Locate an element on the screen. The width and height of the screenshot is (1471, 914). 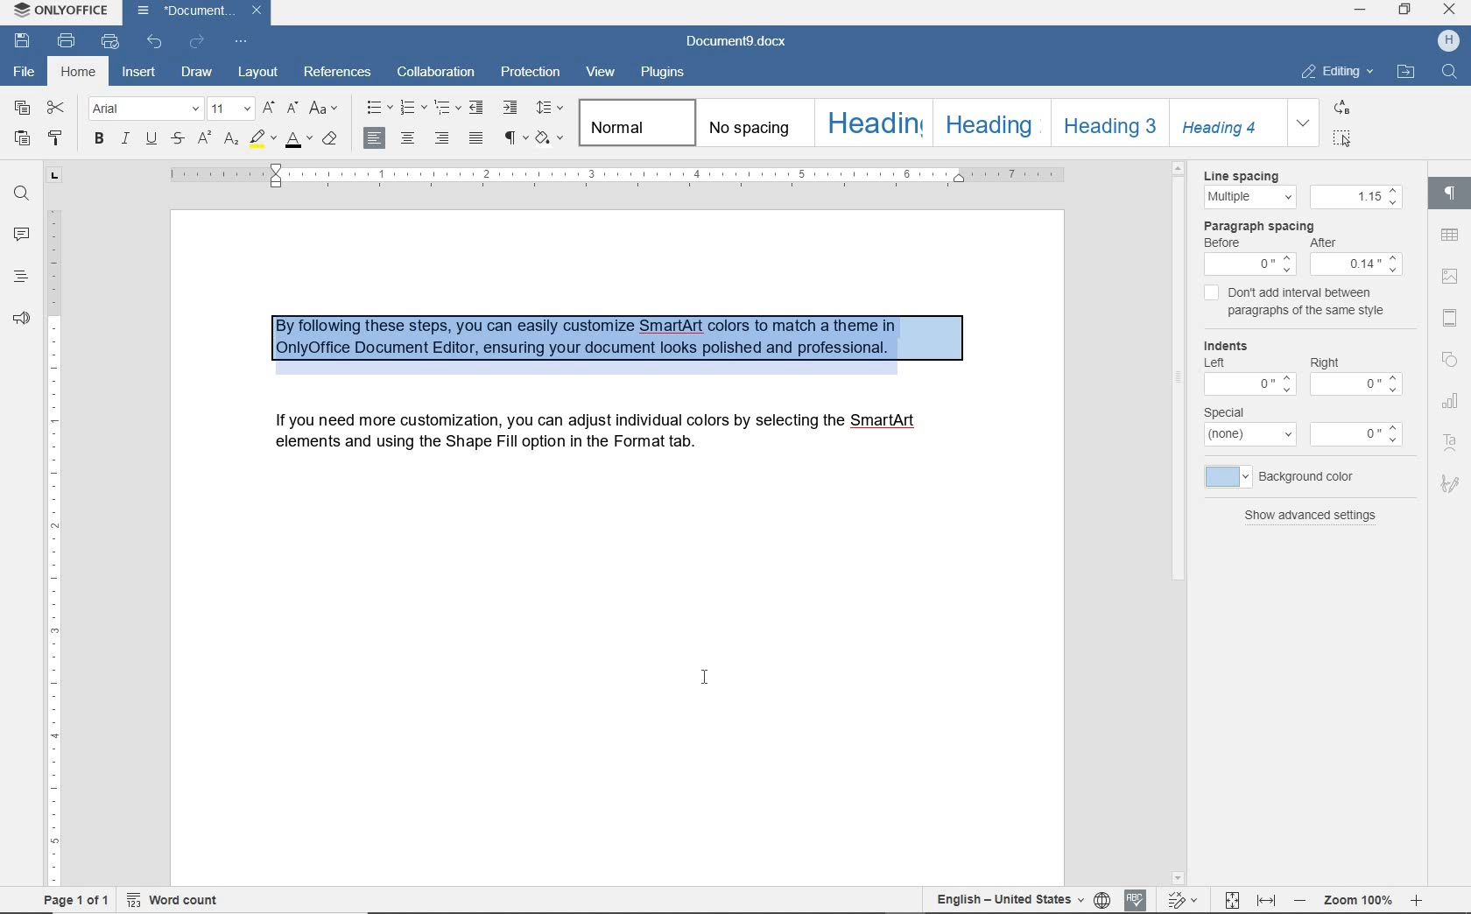
justified is located at coordinates (473, 140).